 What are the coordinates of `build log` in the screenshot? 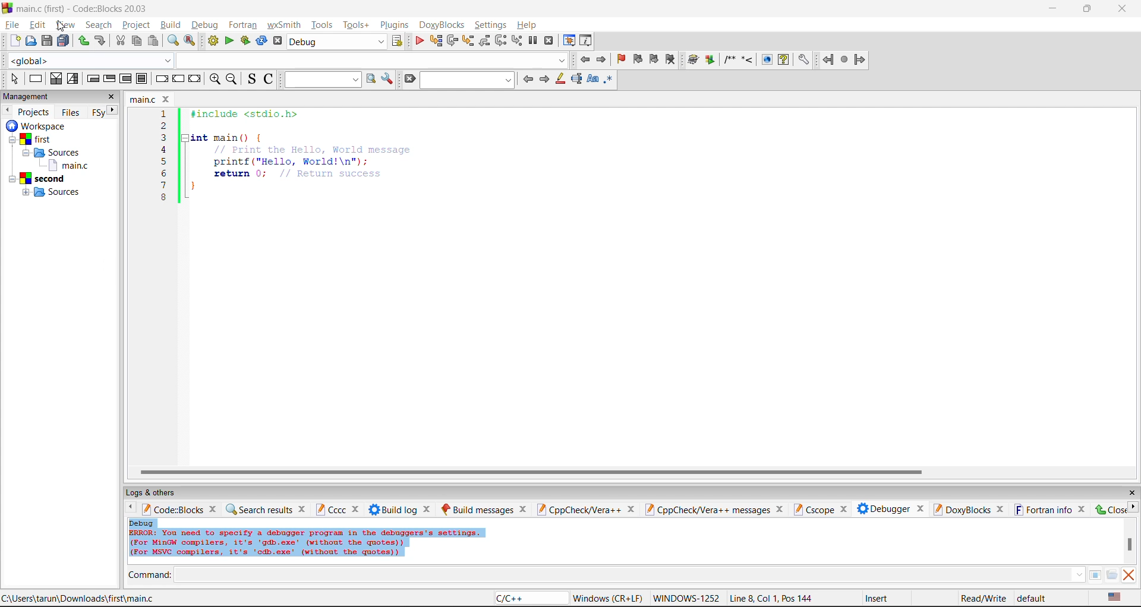 It's located at (403, 509).